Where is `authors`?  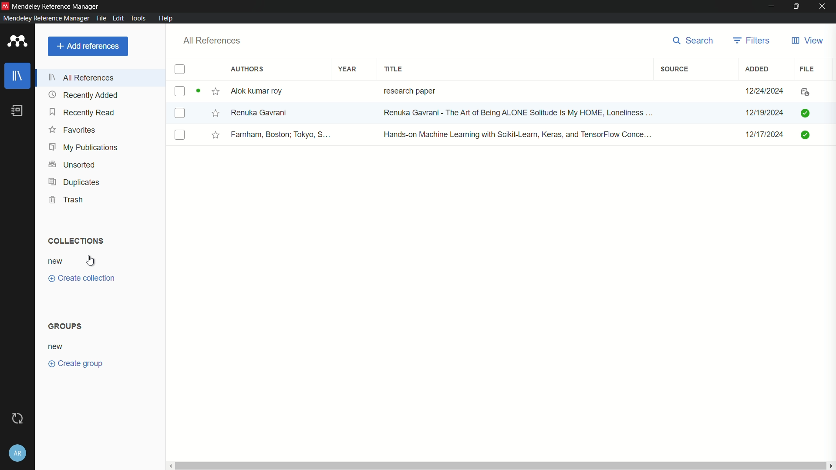 authors is located at coordinates (249, 69).